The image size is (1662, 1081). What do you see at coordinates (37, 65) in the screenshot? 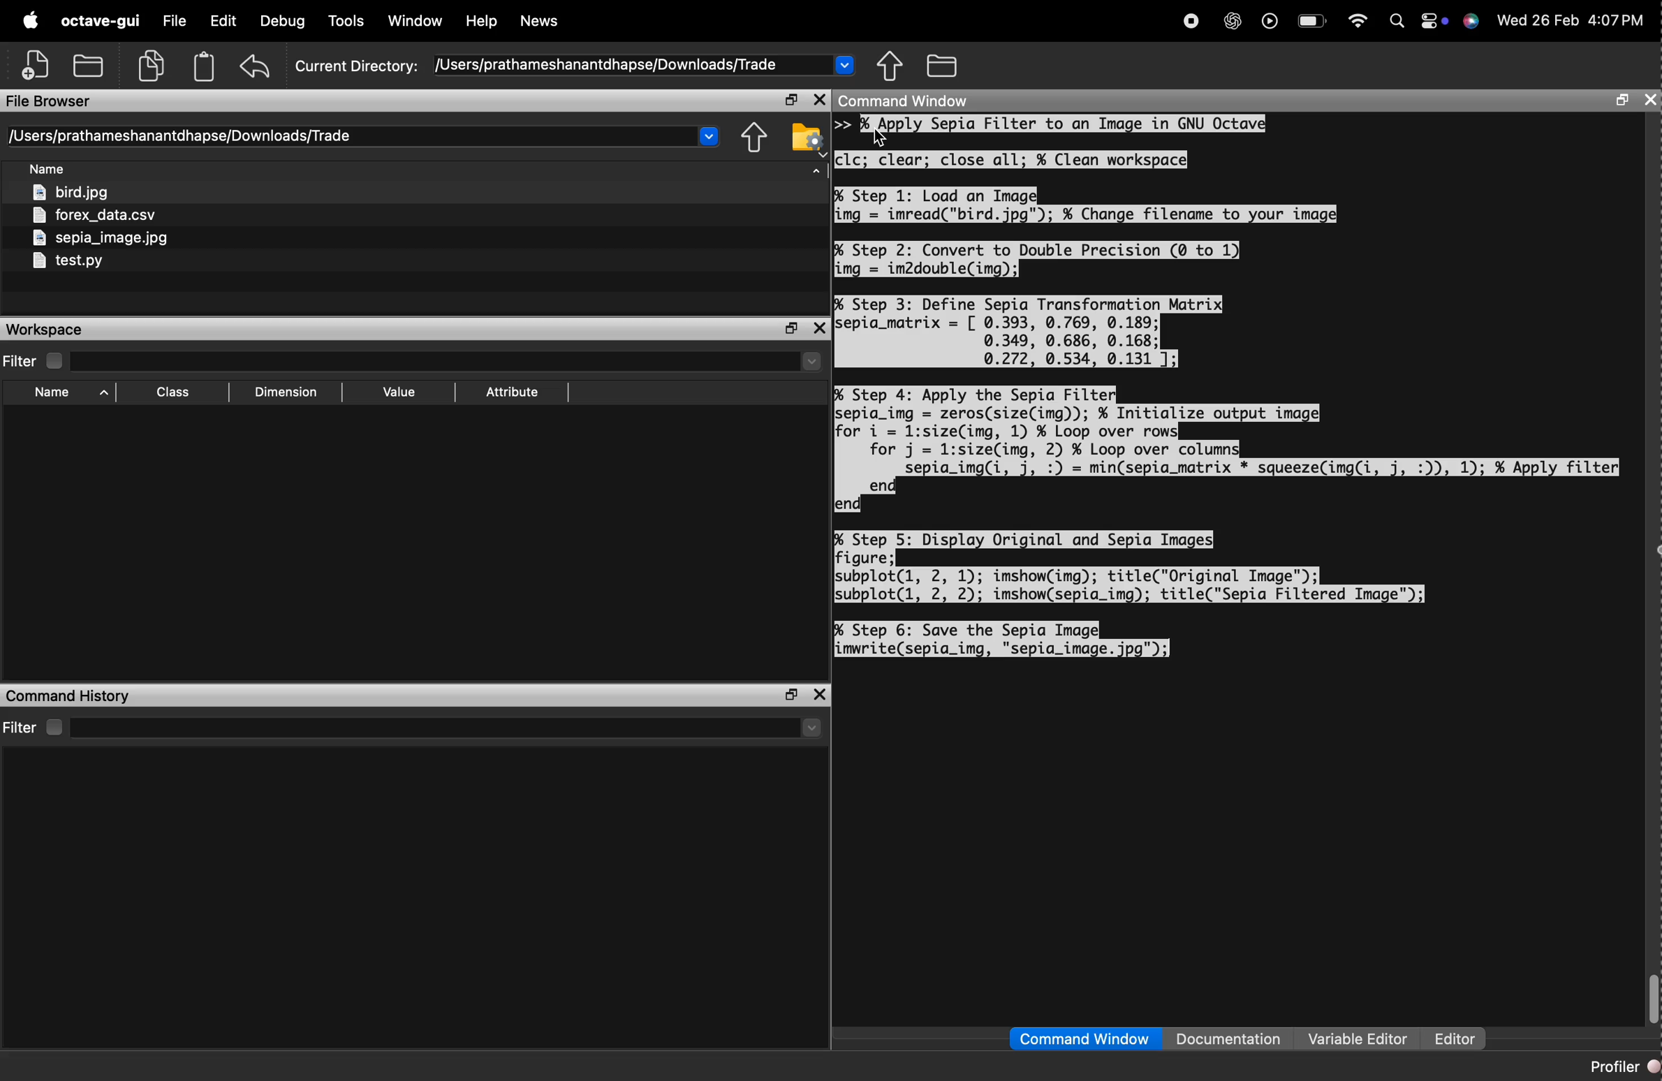
I see `add file` at bounding box center [37, 65].